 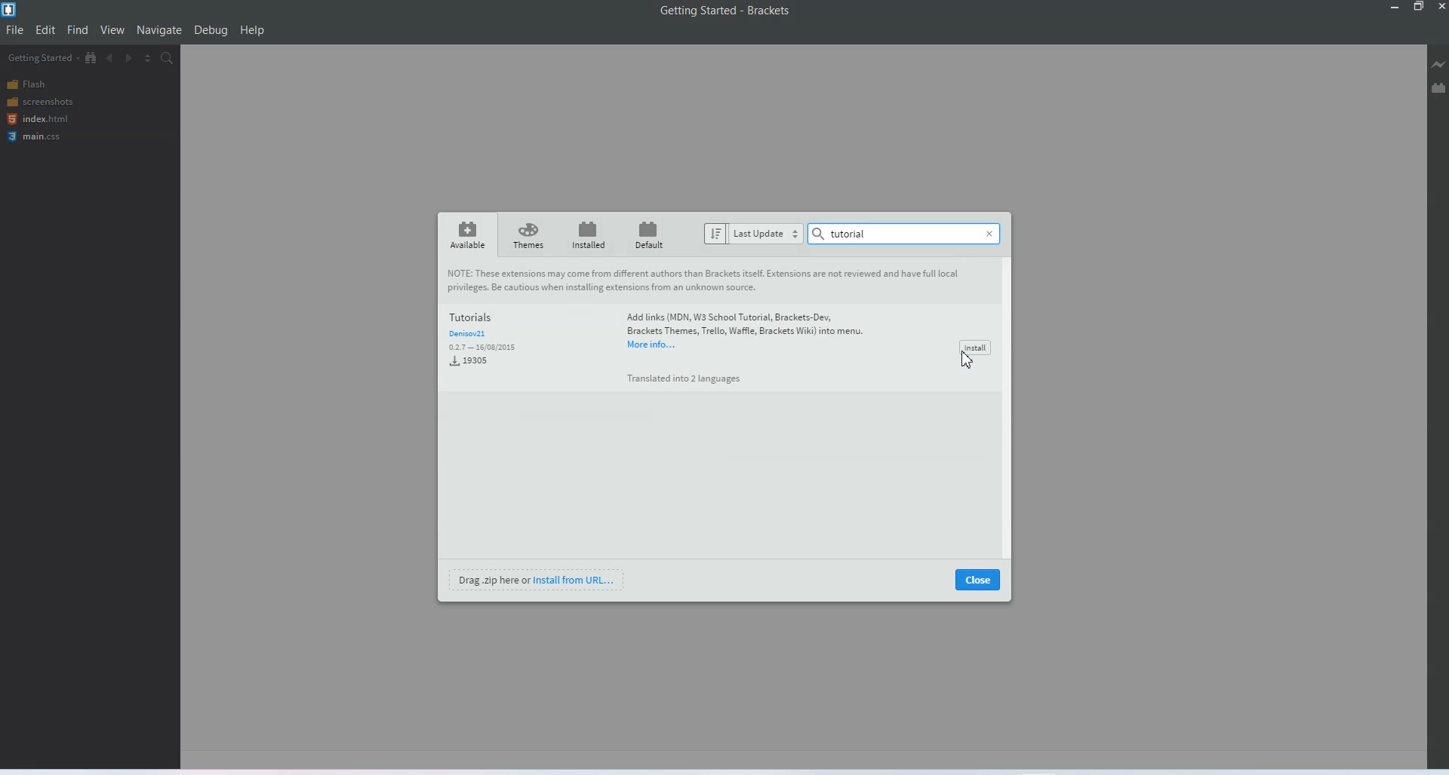 I want to click on Live Preview, so click(x=1437, y=64).